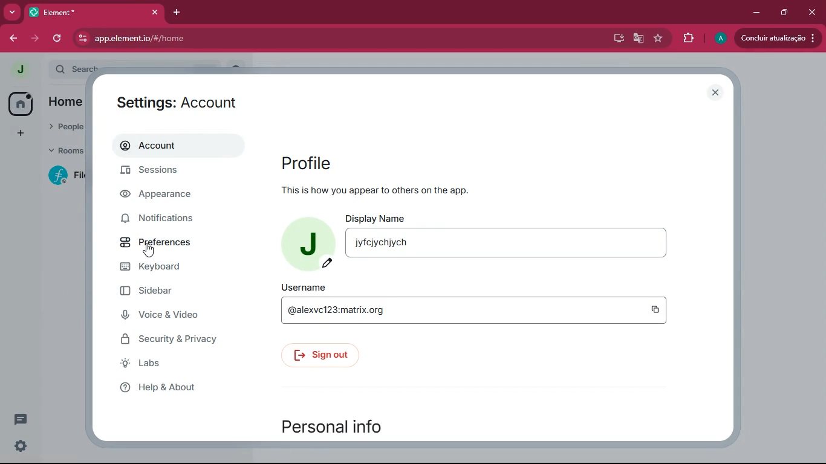 The image size is (826, 464). I want to click on display name, so click(380, 218).